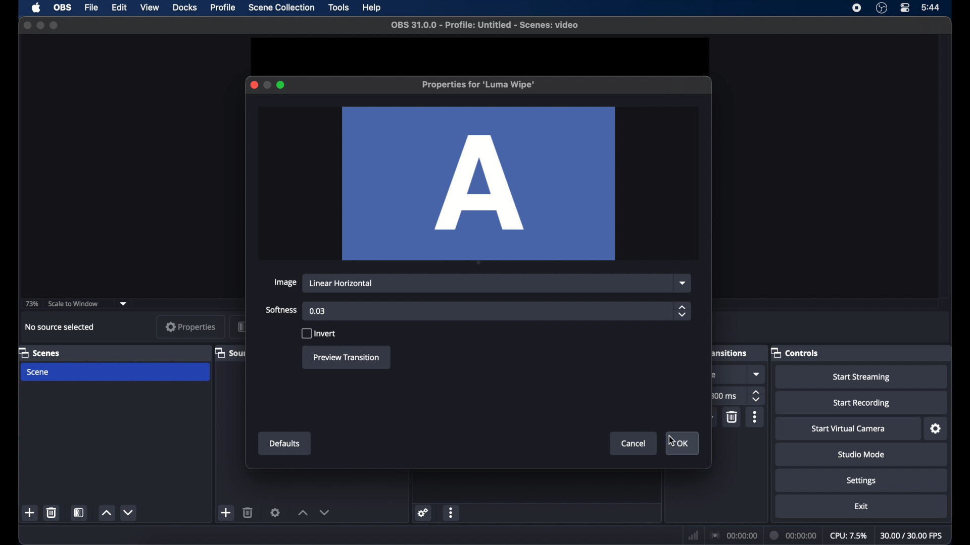 This screenshot has width=970, height=545. Describe the element at coordinates (452, 512) in the screenshot. I see `more options` at that location.